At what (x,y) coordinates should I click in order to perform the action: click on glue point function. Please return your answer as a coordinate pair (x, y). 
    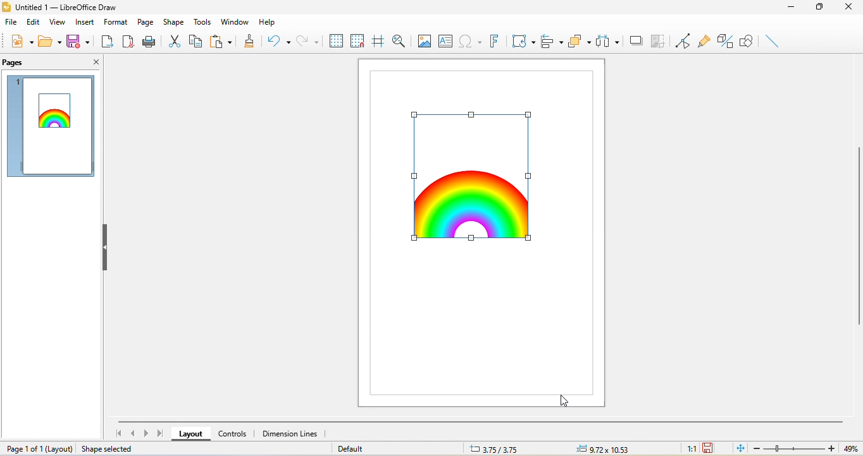
    Looking at the image, I should click on (704, 40).